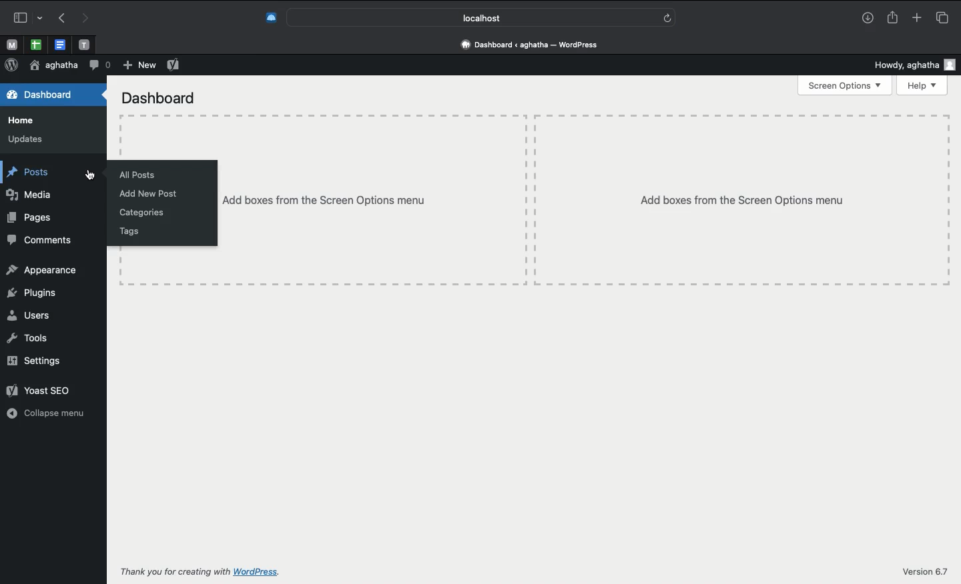 The width and height of the screenshot is (961, 584). What do you see at coordinates (11, 43) in the screenshot?
I see `pinned tab` at bounding box center [11, 43].